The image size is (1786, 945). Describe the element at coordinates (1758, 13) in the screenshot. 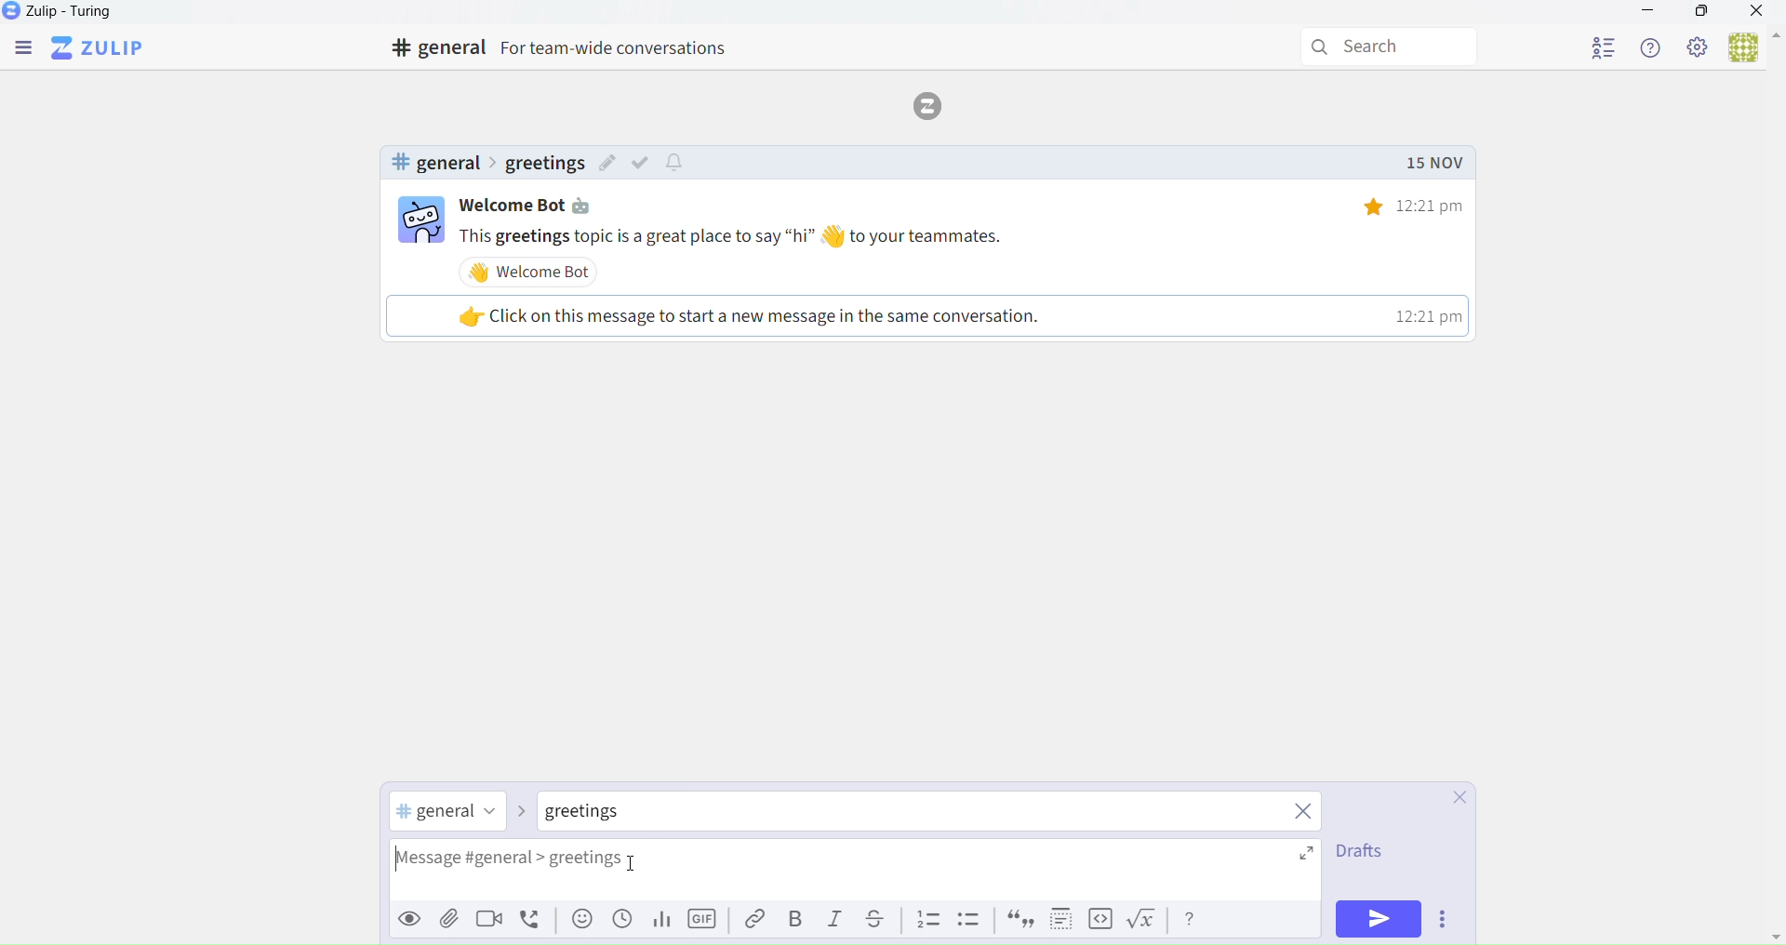

I see `Close` at that location.